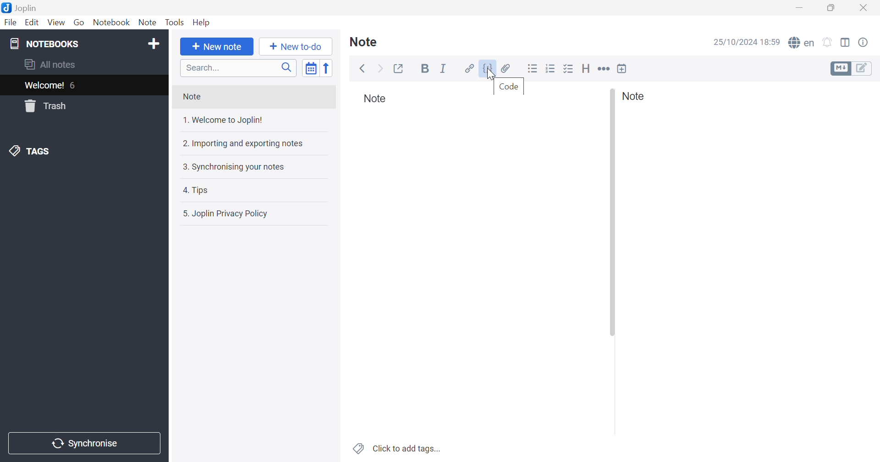 This screenshot has width=880, height=462. What do you see at coordinates (237, 167) in the screenshot?
I see `3. Synchronising your notes` at bounding box center [237, 167].